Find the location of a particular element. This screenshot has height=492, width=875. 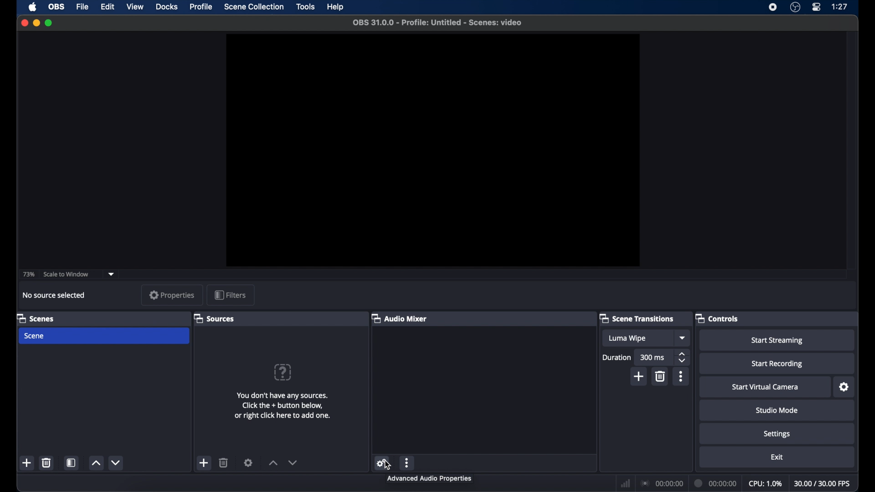

more options is located at coordinates (407, 462).